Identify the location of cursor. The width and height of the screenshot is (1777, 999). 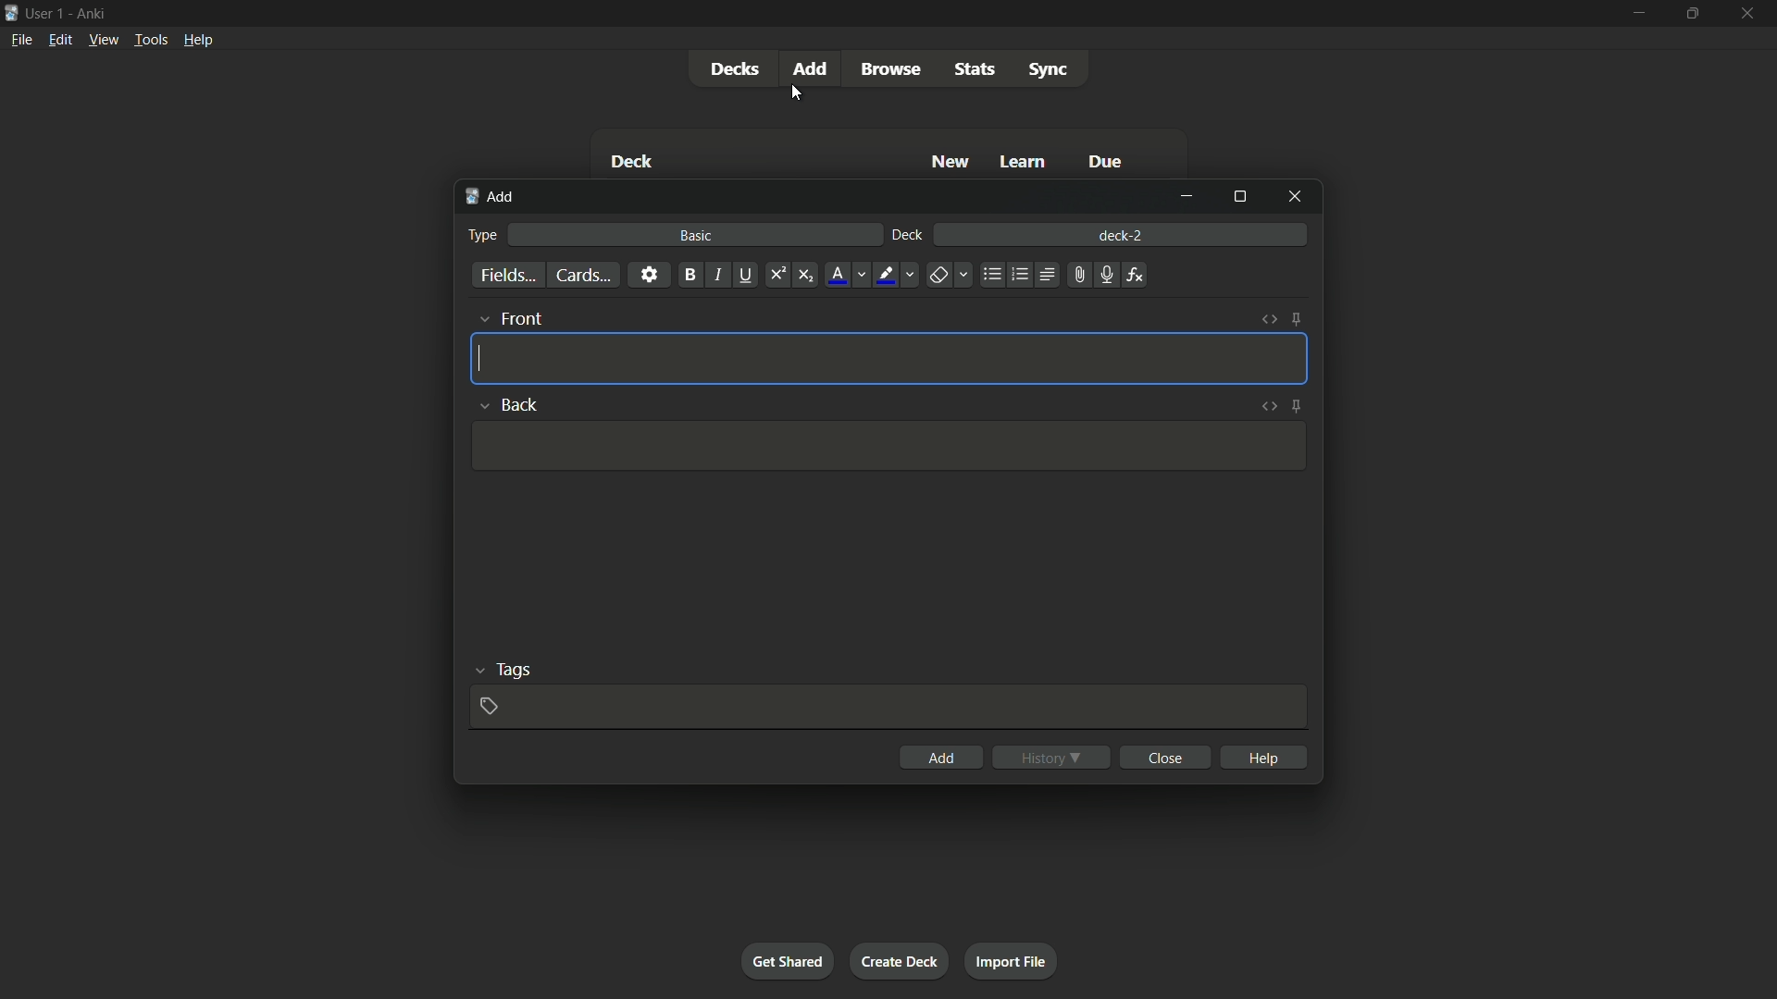
(480, 358).